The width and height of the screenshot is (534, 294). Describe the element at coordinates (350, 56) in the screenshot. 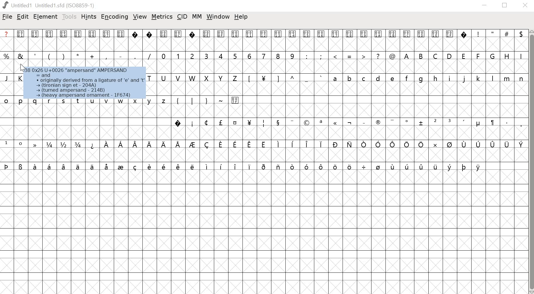

I see `=` at that location.